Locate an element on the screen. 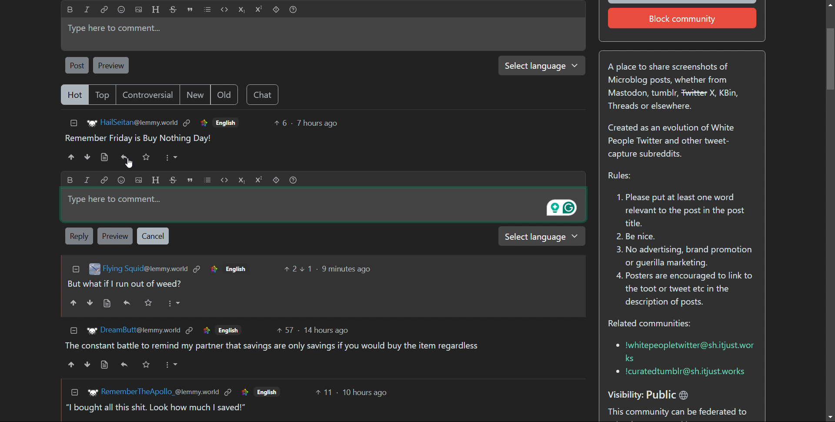  downvote is located at coordinates (90, 303).